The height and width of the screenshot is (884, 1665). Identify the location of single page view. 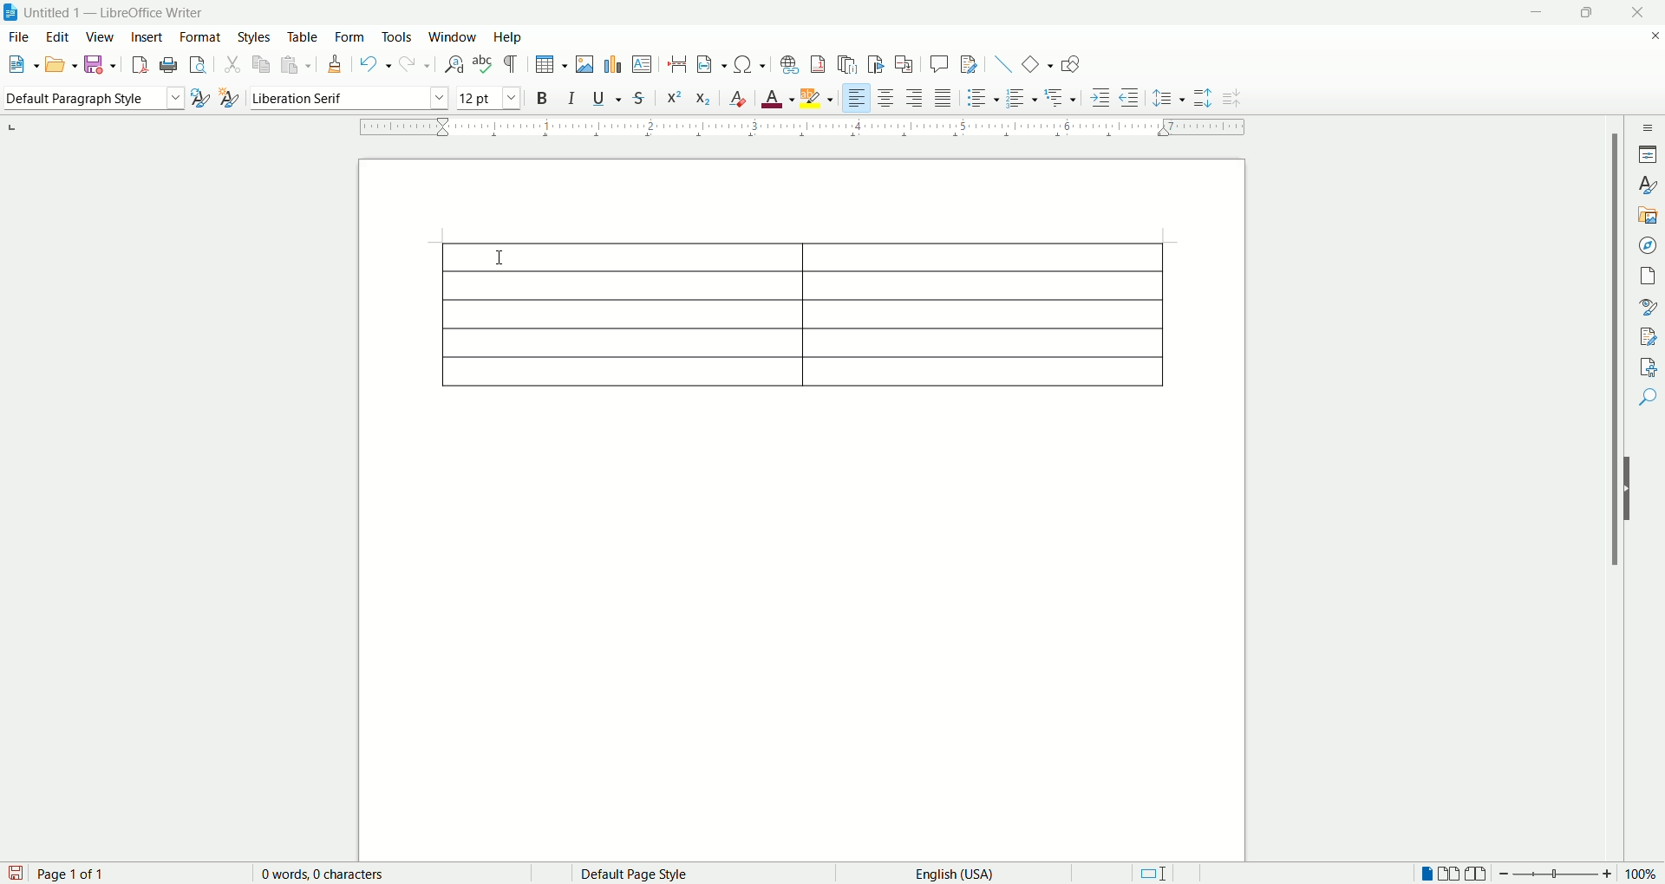
(1425, 874).